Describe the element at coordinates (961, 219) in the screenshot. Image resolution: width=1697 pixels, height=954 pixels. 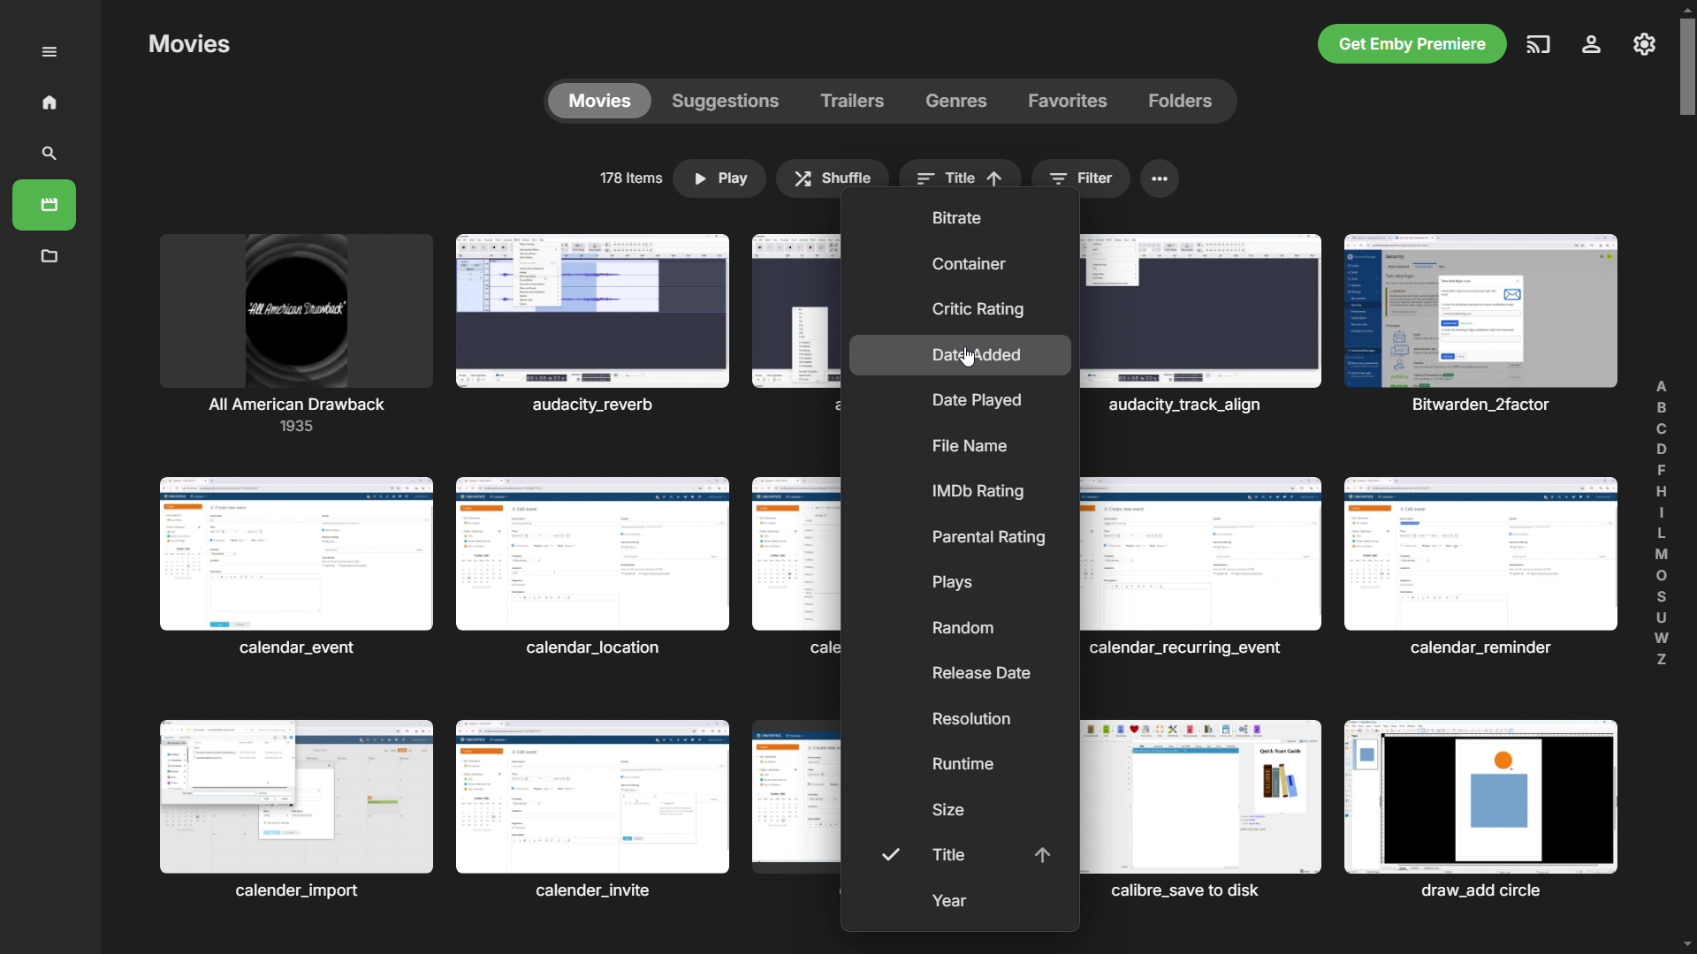
I see `bitrate` at that location.